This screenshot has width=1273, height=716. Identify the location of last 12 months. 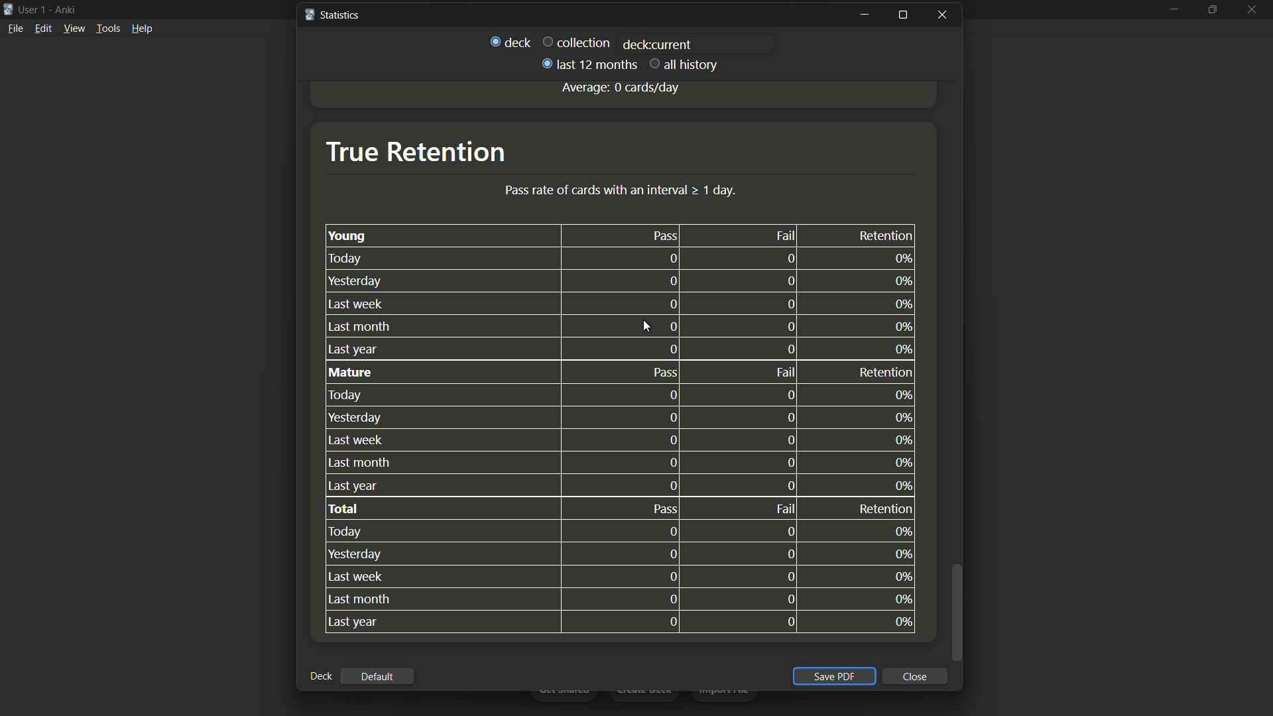
(587, 64).